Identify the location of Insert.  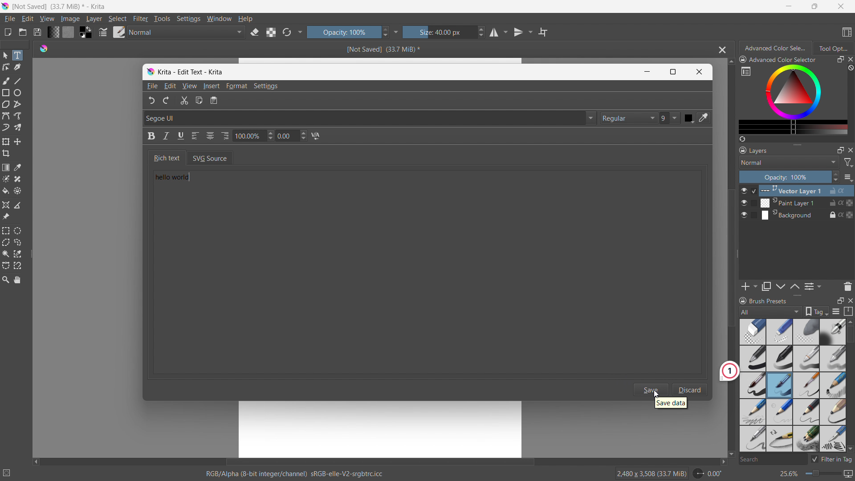
(212, 86).